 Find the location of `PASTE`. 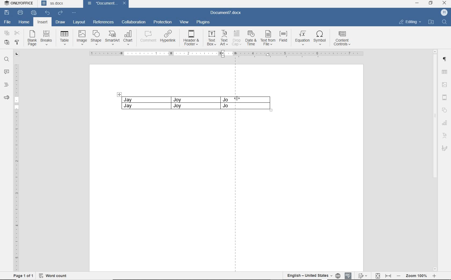

PASTE is located at coordinates (7, 43).